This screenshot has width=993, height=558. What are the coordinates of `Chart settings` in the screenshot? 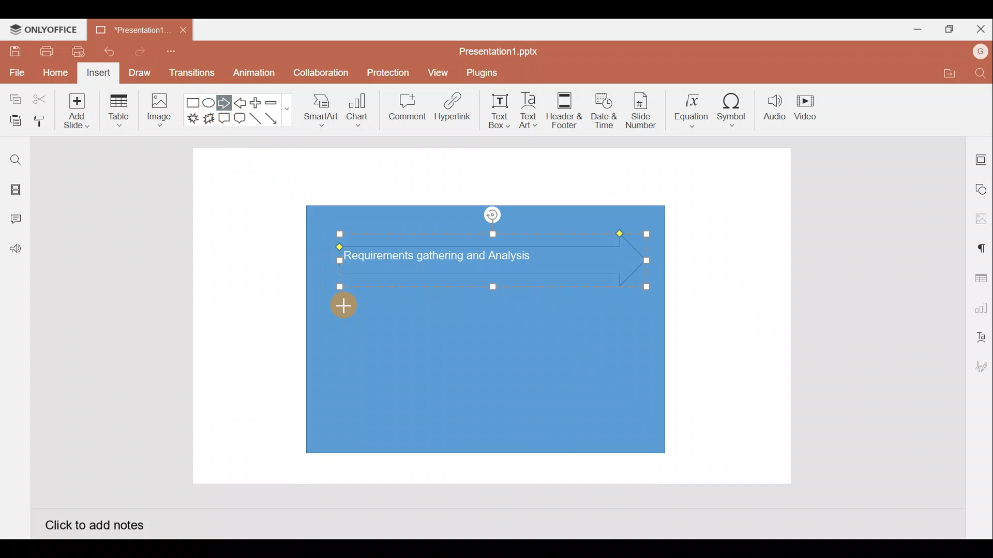 It's located at (980, 306).